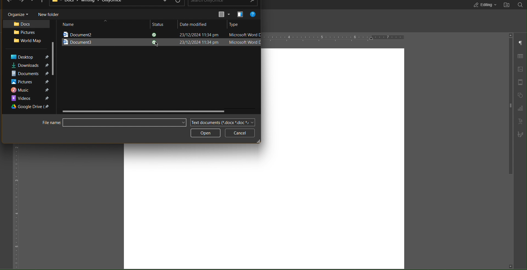 This screenshot has width=527, height=270. I want to click on Microsoft Word [
Microsoft Word [, so click(244, 40).